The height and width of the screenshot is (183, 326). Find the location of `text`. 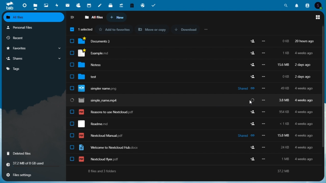

text is located at coordinates (151, 29).